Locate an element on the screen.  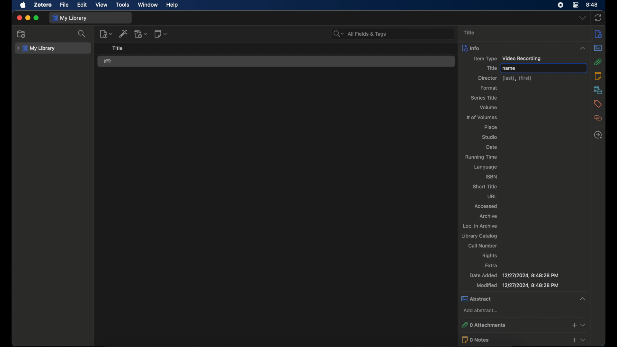
no of volumes is located at coordinates (482, 117).